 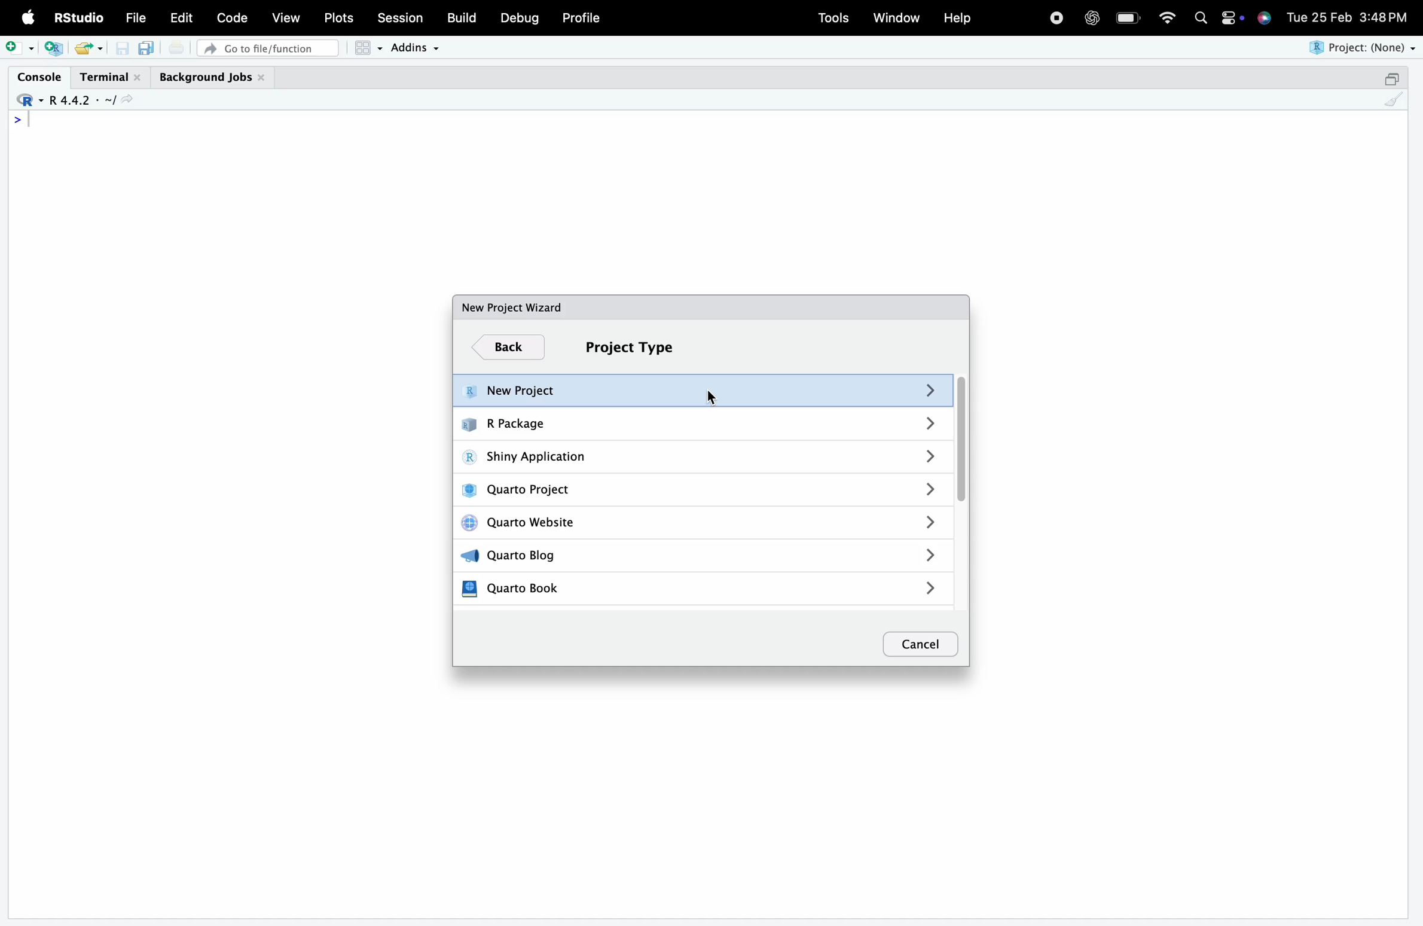 I want to click on create a project, so click(x=54, y=48).